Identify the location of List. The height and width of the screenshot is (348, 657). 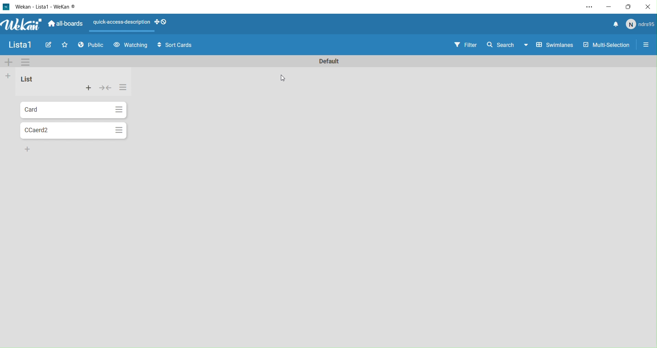
(28, 80).